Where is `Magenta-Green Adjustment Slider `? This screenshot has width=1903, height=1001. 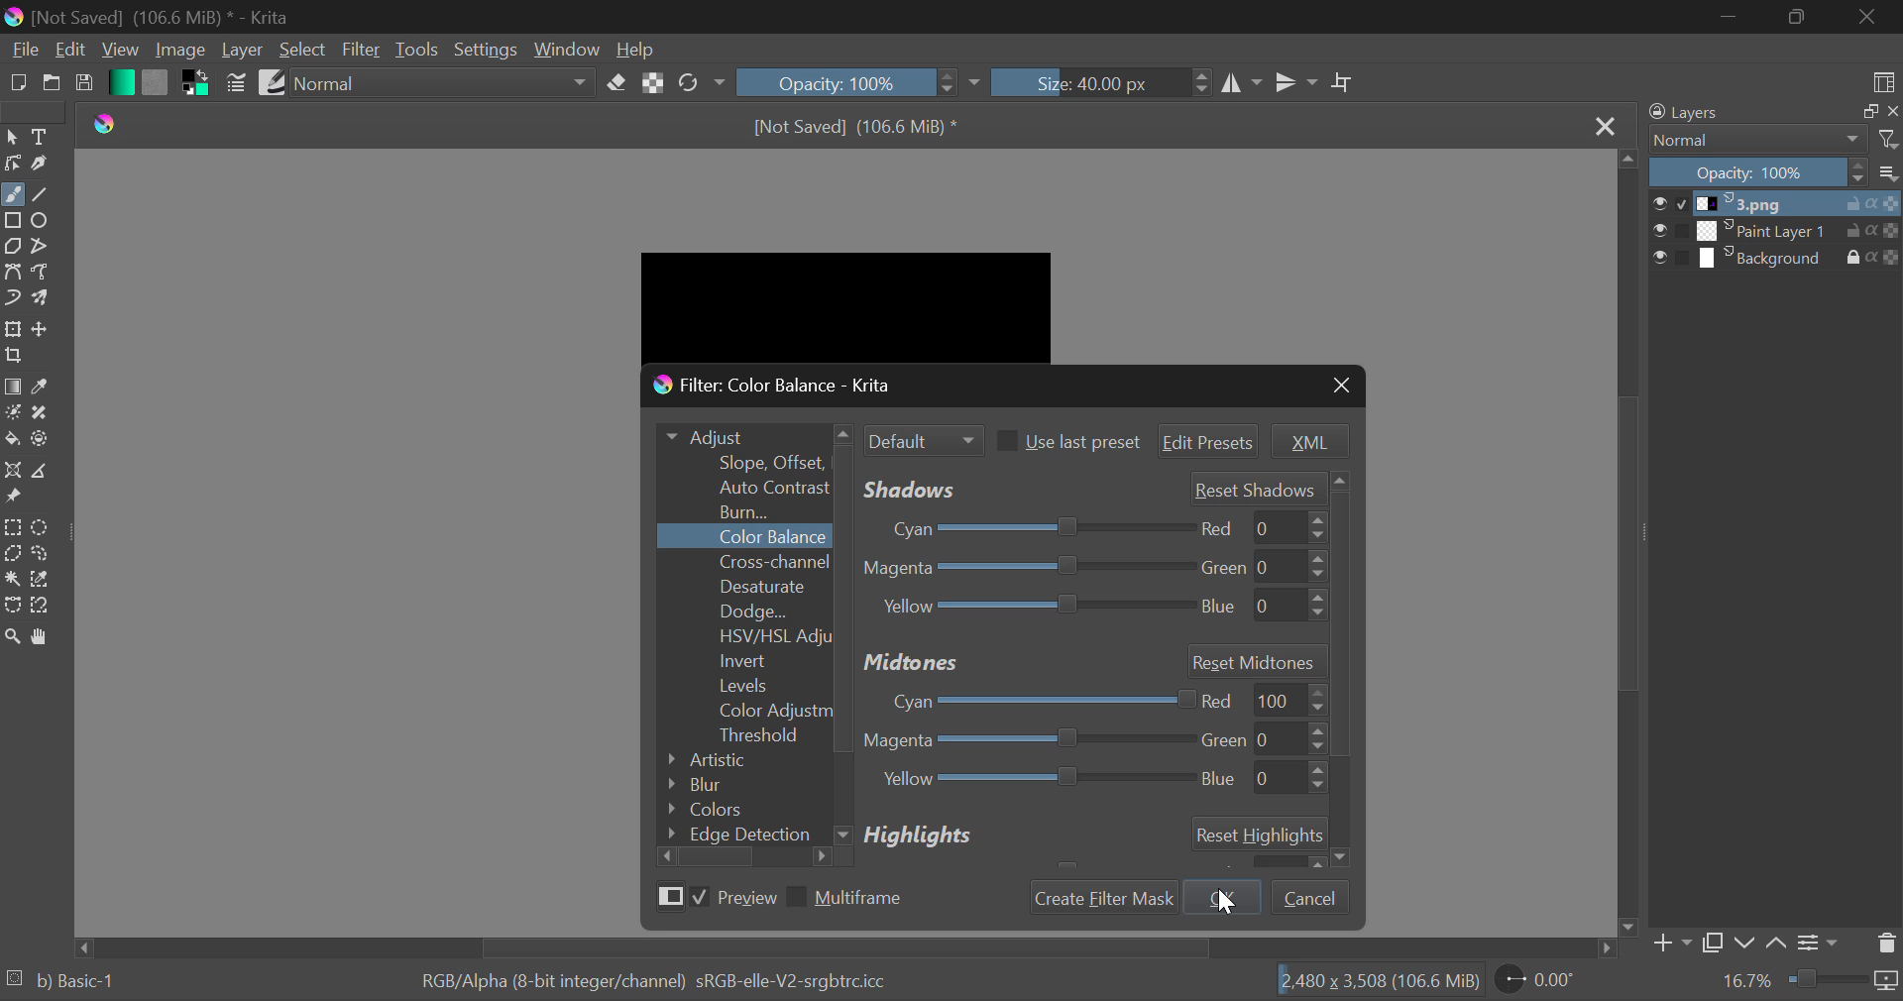
Magenta-Green Adjustment Slider  is located at coordinates (1025, 740).